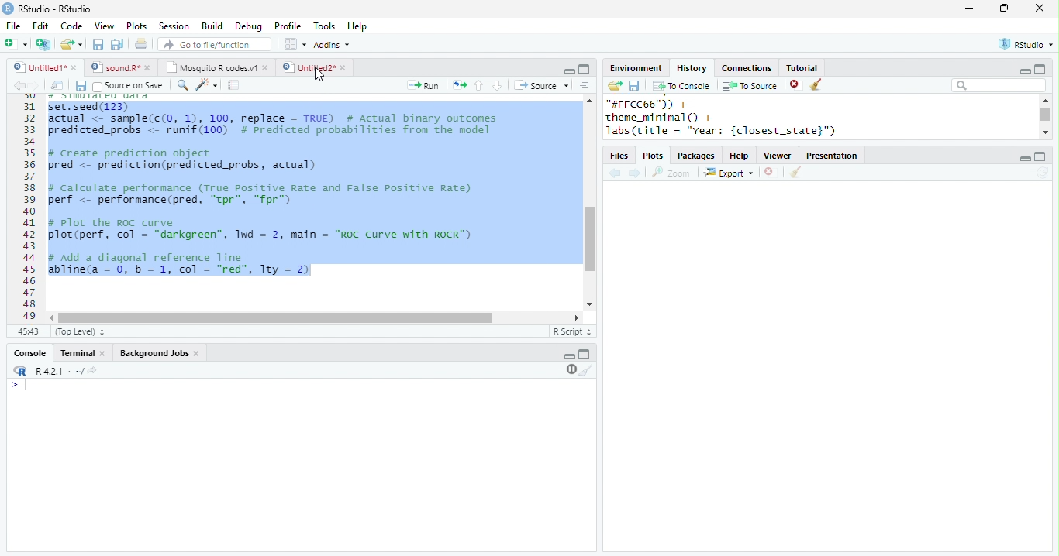  What do you see at coordinates (212, 26) in the screenshot?
I see `Build` at bounding box center [212, 26].